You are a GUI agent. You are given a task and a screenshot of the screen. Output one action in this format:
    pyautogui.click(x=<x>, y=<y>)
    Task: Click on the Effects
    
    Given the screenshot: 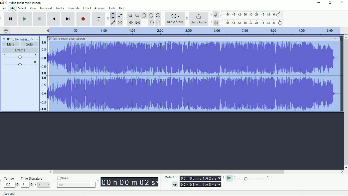 What is the action you would take?
    pyautogui.click(x=21, y=50)
    